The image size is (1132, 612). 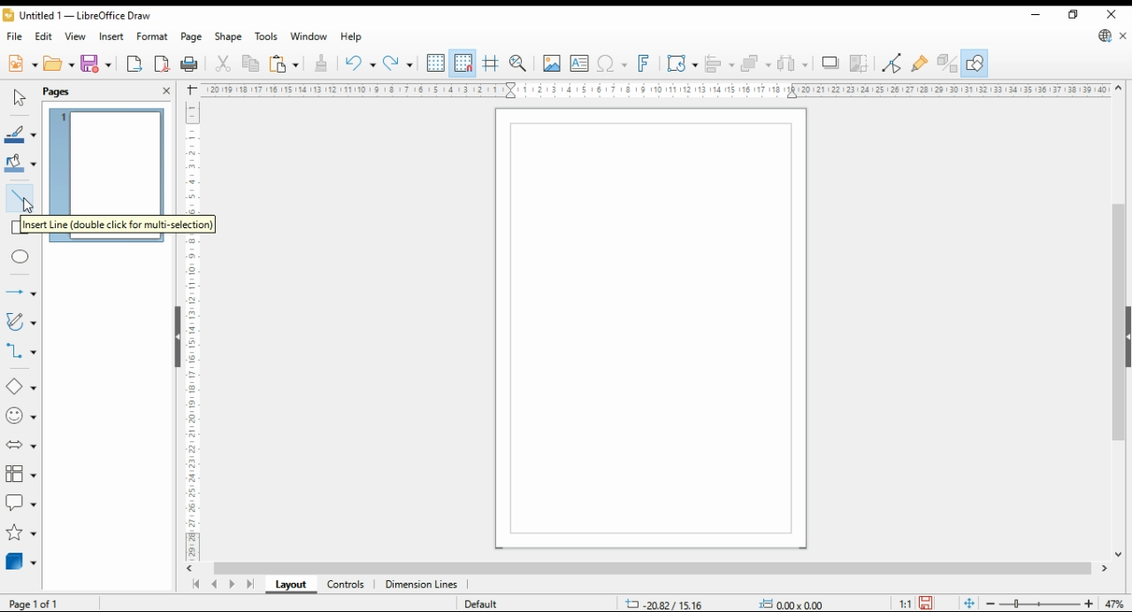 What do you see at coordinates (794, 64) in the screenshot?
I see `select at least three objects to distribute` at bounding box center [794, 64].